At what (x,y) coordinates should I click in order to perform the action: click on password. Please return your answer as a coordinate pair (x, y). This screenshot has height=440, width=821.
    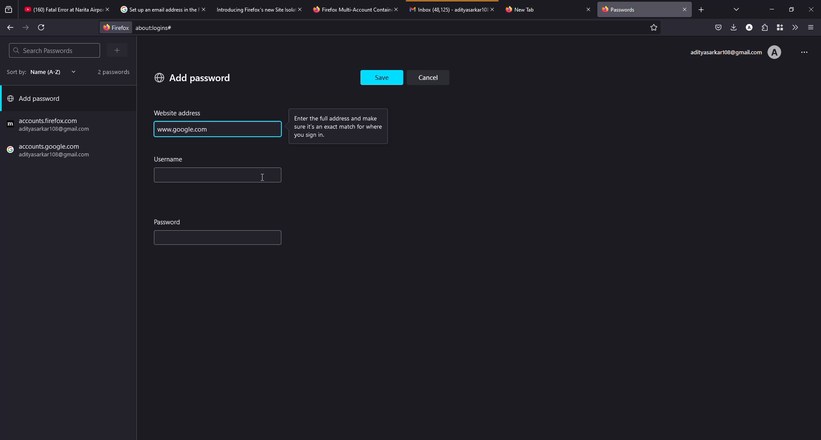
    Looking at the image, I should click on (168, 221).